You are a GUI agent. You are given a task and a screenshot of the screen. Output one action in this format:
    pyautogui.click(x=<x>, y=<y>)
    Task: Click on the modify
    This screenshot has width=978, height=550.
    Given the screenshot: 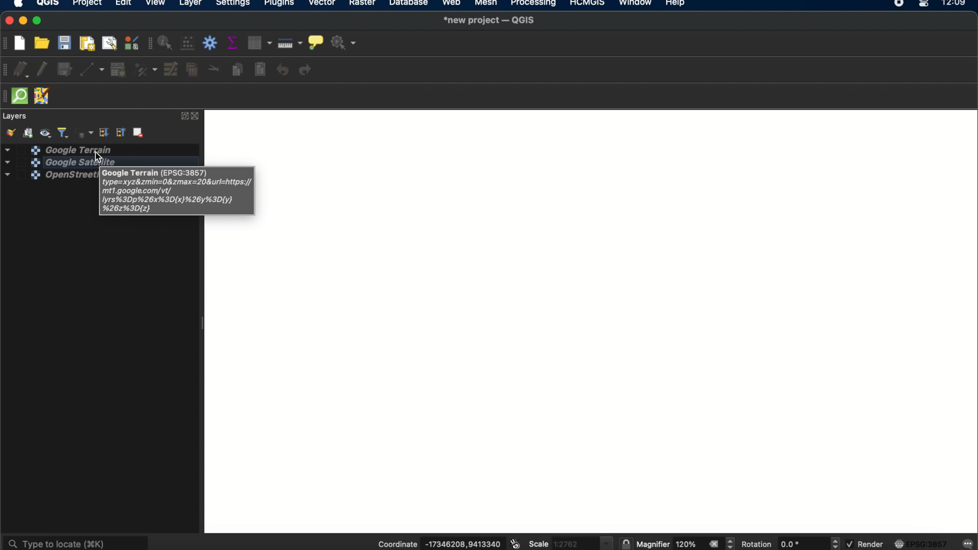 What is the action you would take?
    pyautogui.click(x=172, y=69)
    